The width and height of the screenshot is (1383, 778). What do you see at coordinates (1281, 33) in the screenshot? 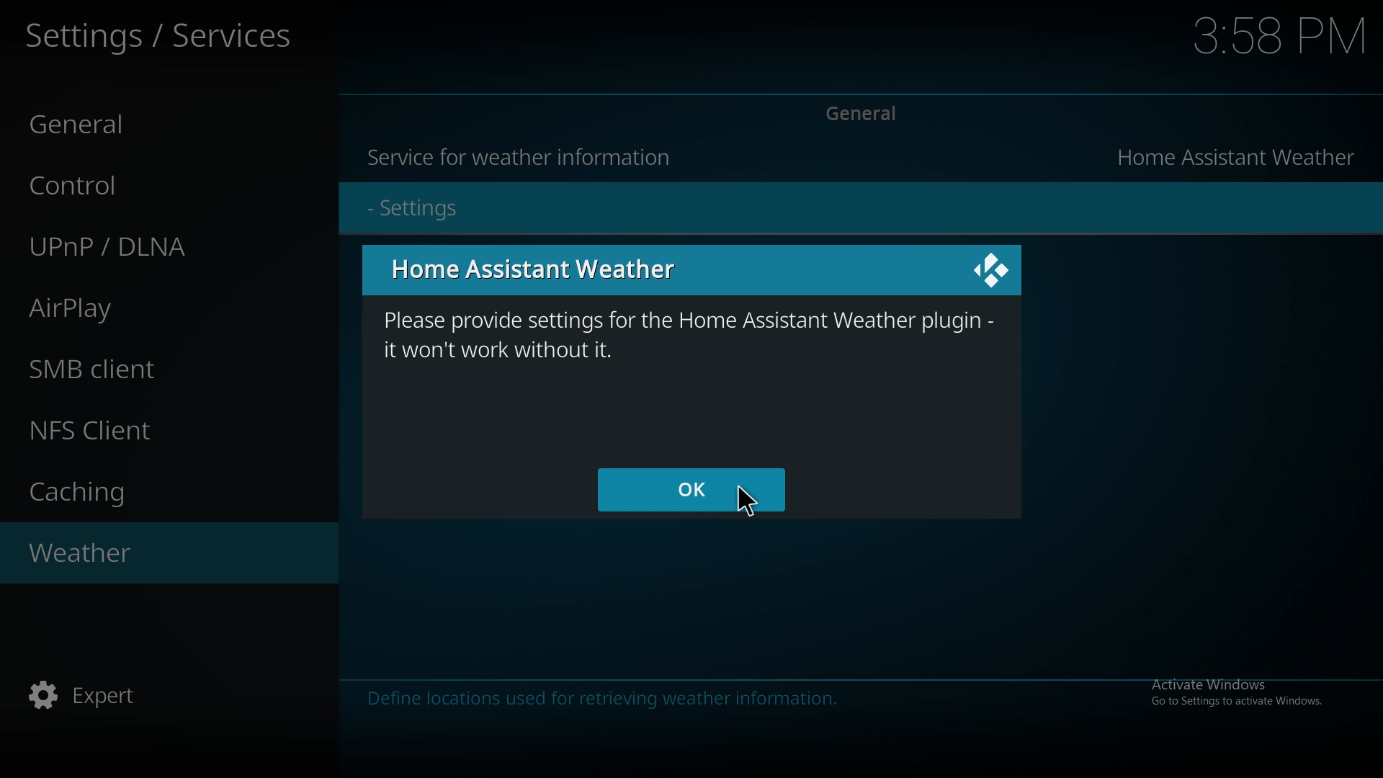
I see `Time` at bounding box center [1281, 33].